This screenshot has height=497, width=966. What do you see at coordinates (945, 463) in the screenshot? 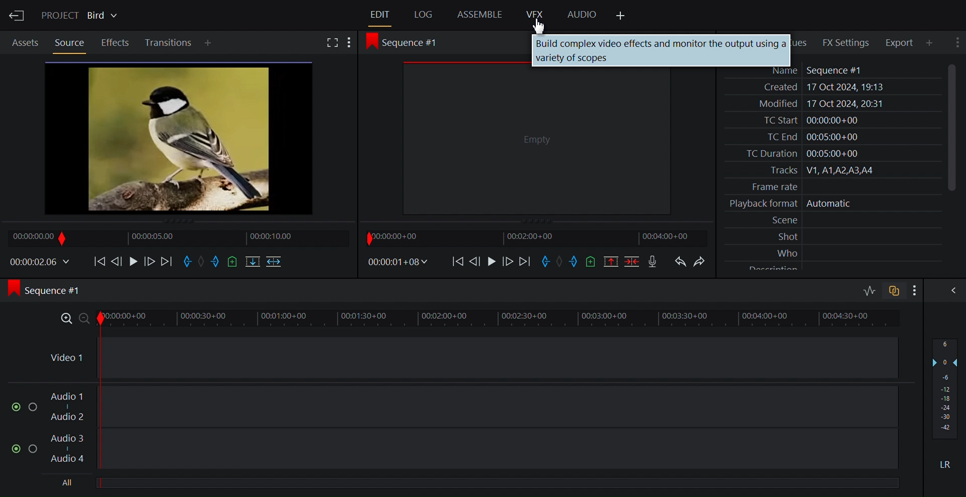
I see `Mute` at bounding box center [945, 463].